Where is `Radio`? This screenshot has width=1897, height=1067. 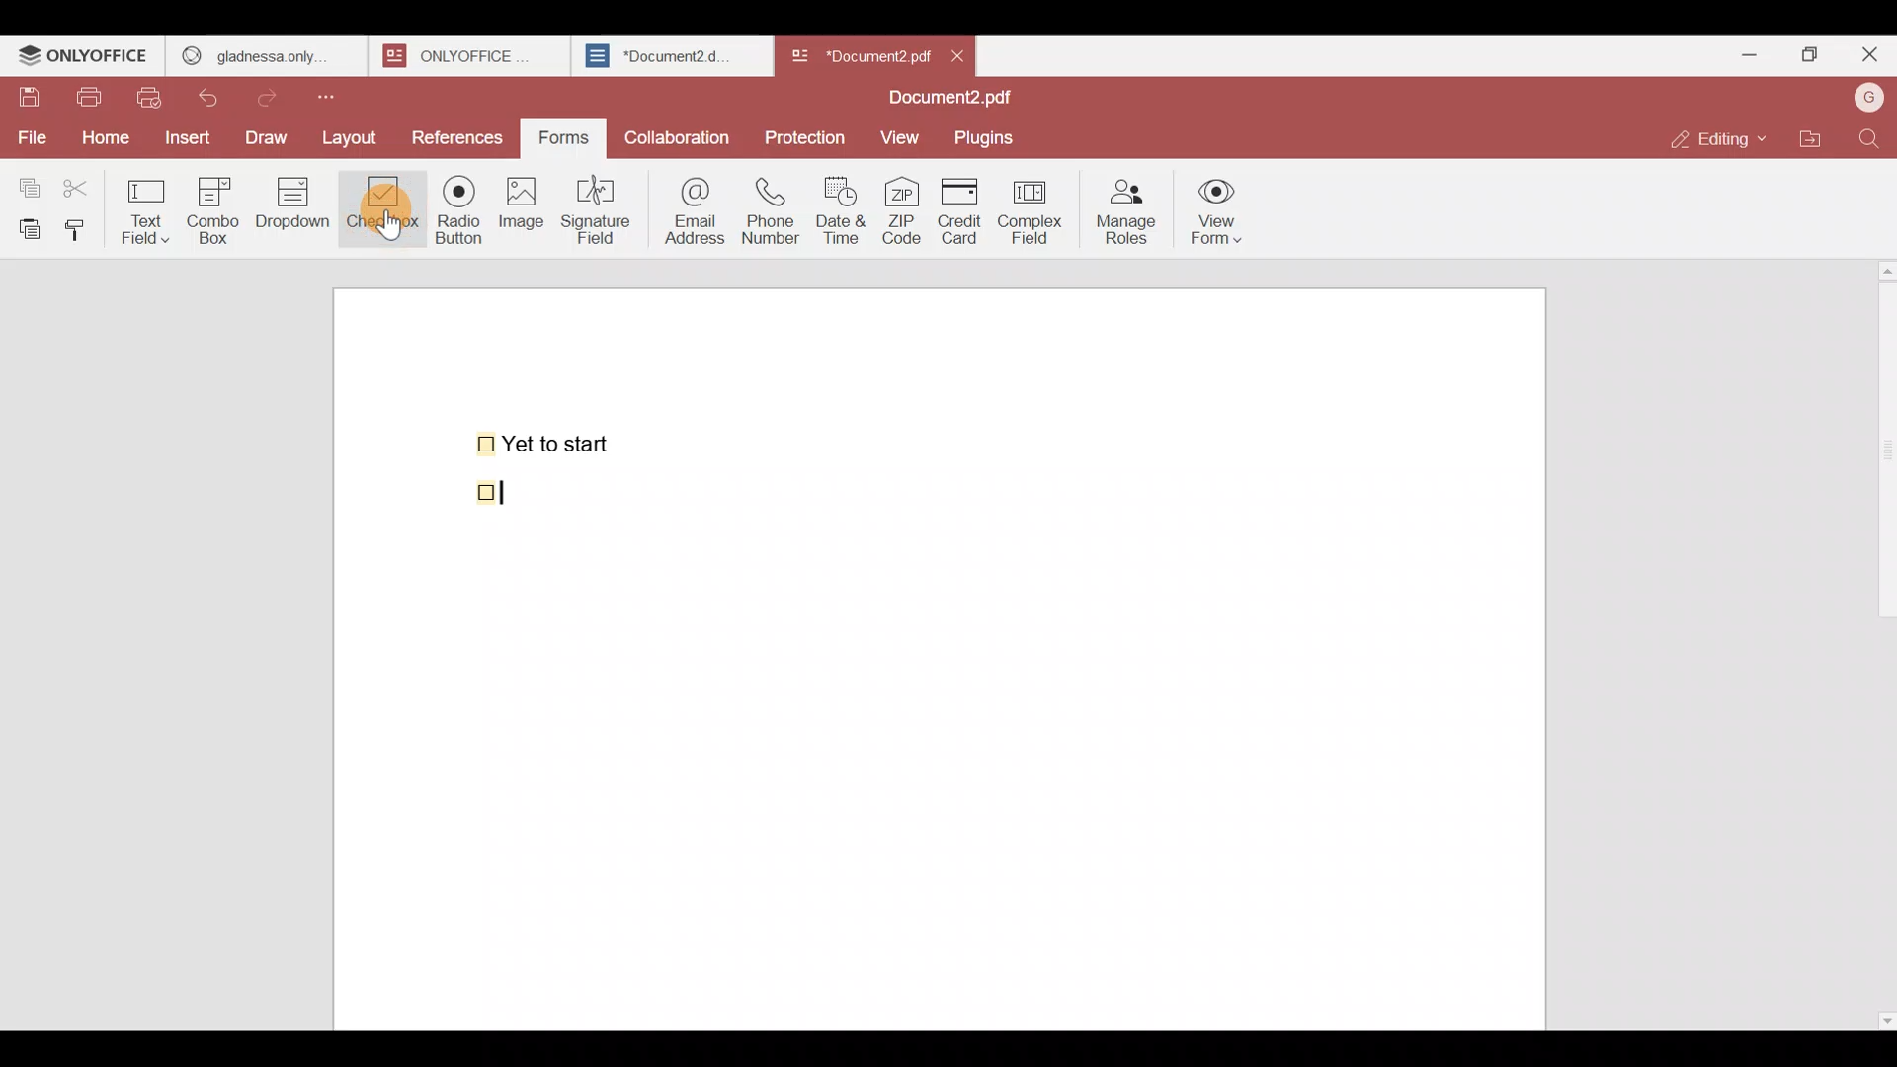
Radio is located at coordinates (453, 214).